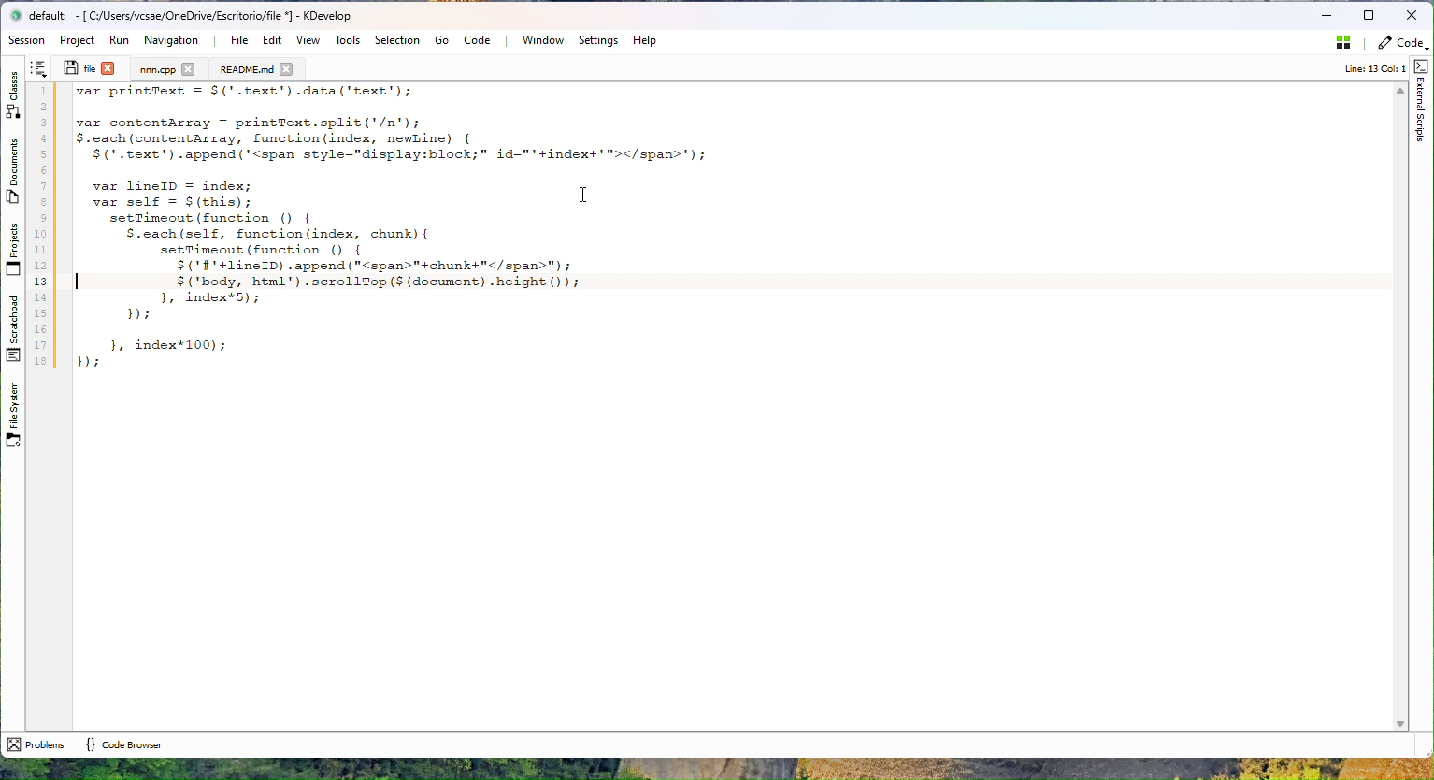  Describe the element at coordinates (29, 41) in the screenshot. I see `Session` at that location.